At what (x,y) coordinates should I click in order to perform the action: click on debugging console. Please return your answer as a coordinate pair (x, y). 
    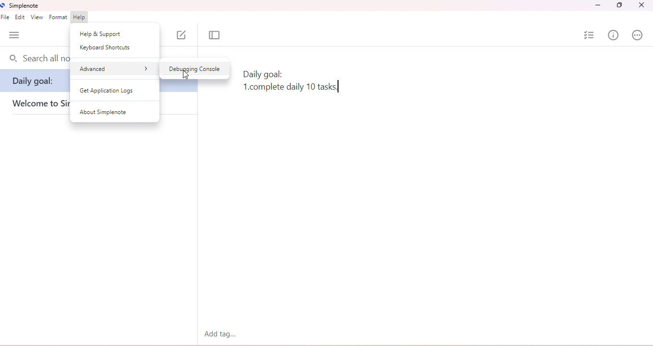
    Looking at the image, I should click on (194, 69).